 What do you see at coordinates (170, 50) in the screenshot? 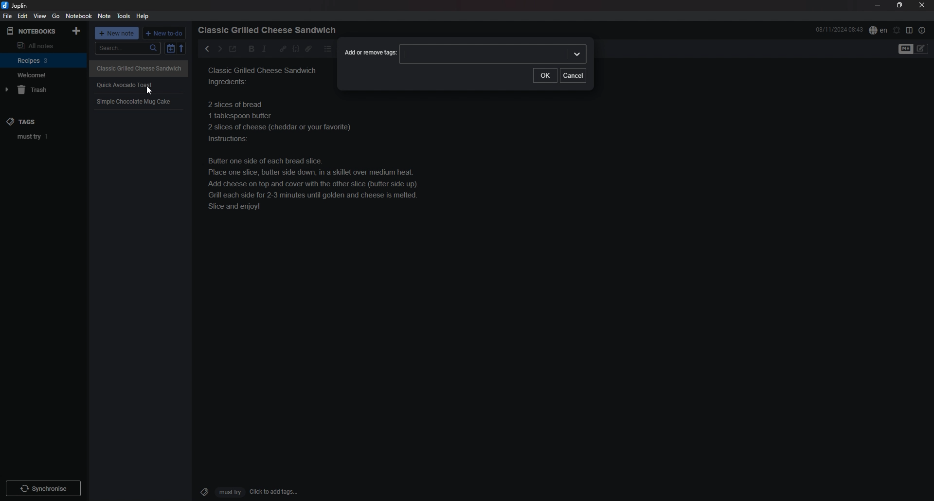
I see `toggle sort order` at bounding box center [170, 50].